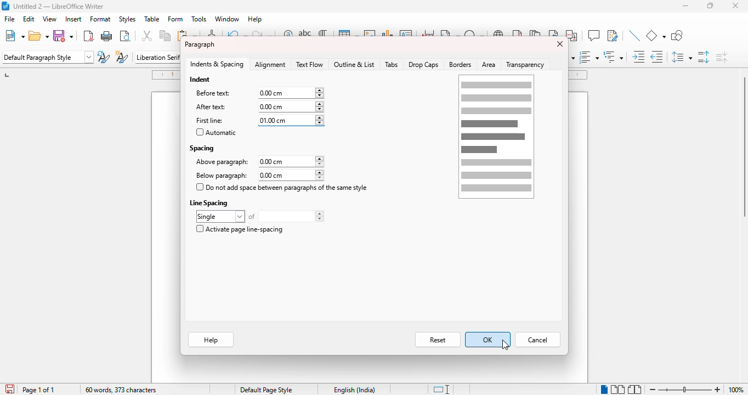 The height and width of the screenshot is (395, 748). I want to click on help, so click(211, 341).